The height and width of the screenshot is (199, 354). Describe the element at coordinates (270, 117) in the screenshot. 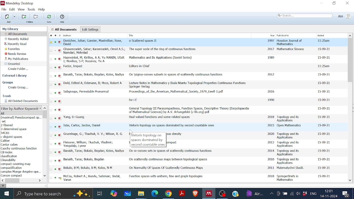

I see `2018` at that location.